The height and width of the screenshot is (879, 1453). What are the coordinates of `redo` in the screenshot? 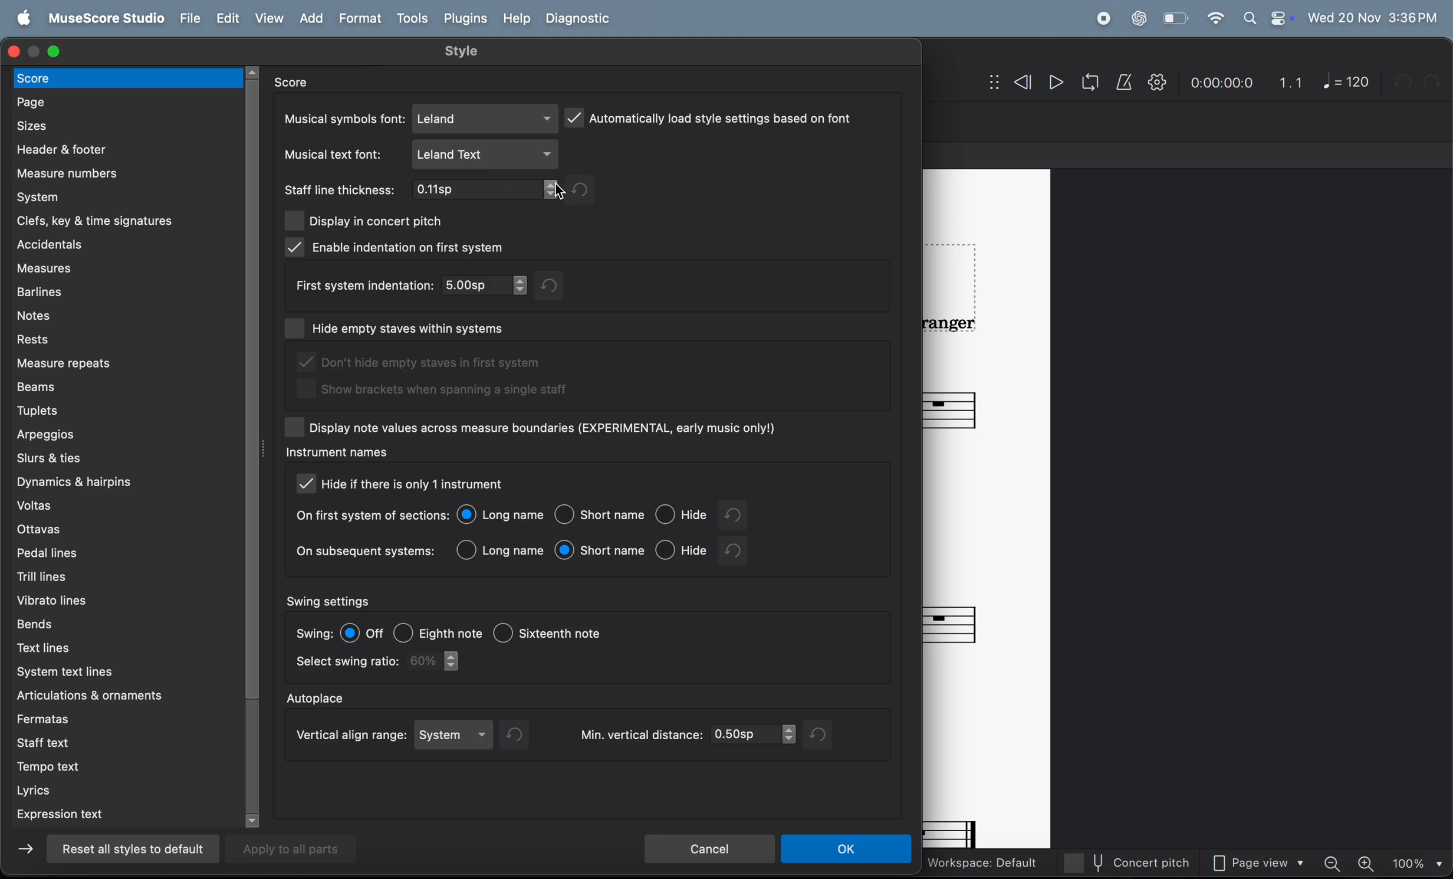 It's located at (821, 735).